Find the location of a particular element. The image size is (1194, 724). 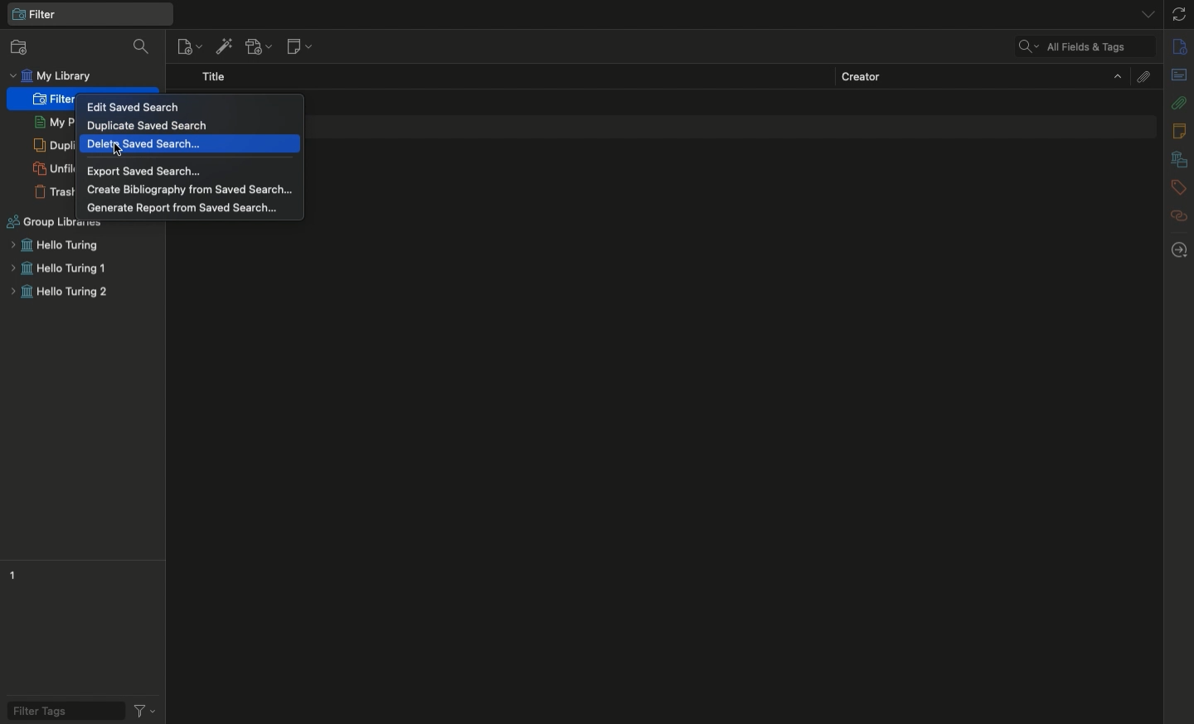

Create bibliography from saved search is located at coordinates (191, 191).